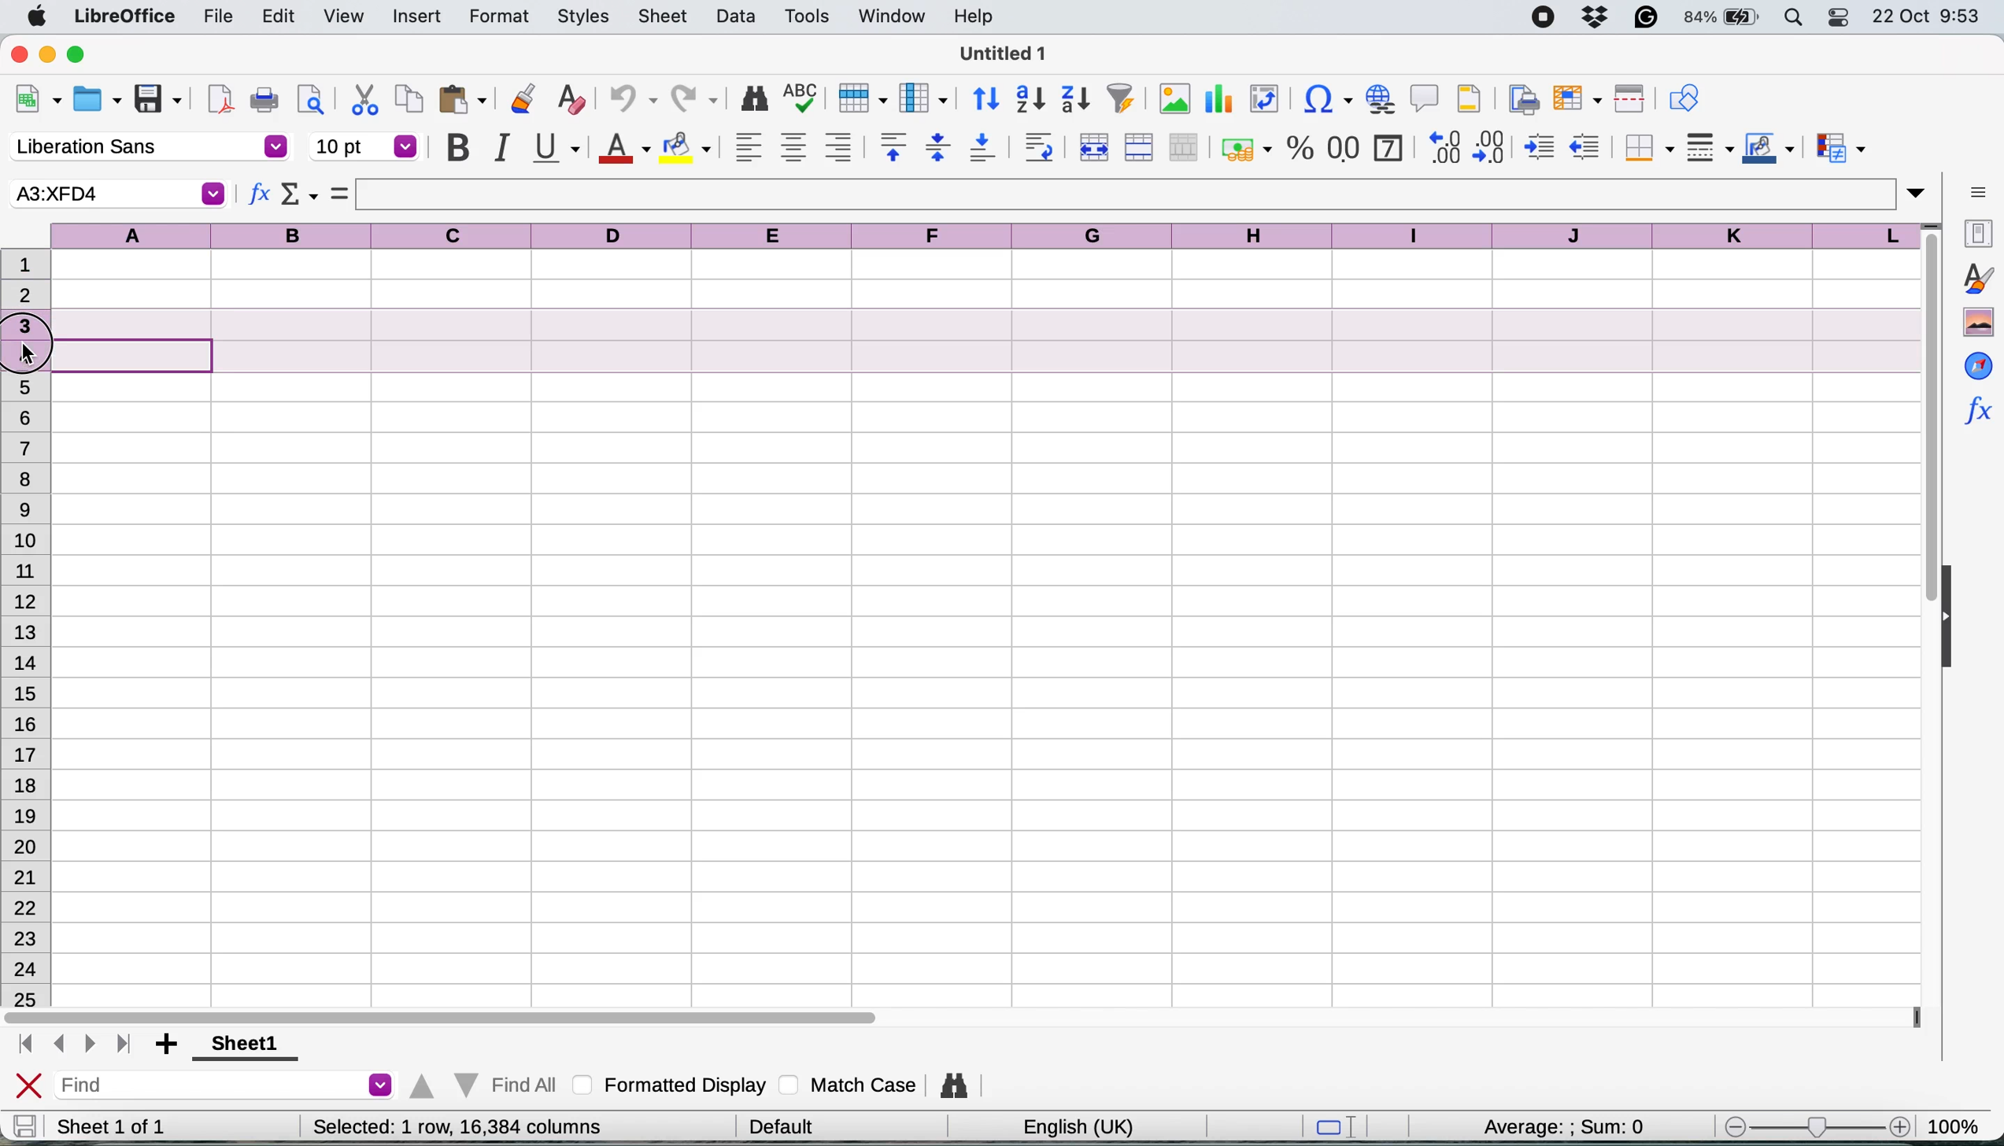 This screenshot has width=2004, height=1146. I want to click on collapse, so click(1954, 619).